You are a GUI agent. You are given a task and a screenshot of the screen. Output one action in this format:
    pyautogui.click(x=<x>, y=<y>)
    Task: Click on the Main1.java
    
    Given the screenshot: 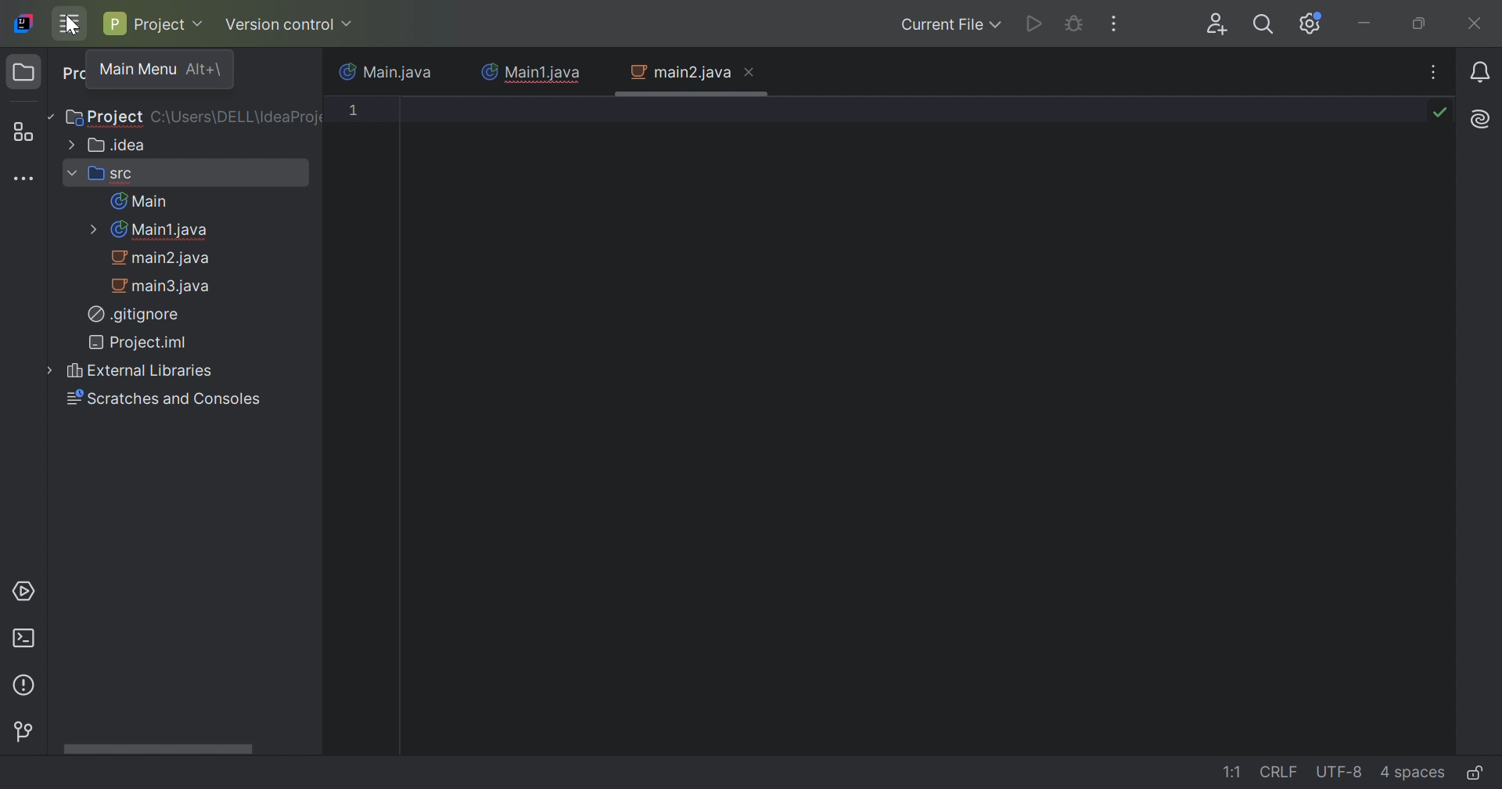 What is the action you would take?
    pyautogui.click(x=146, y=230)
    